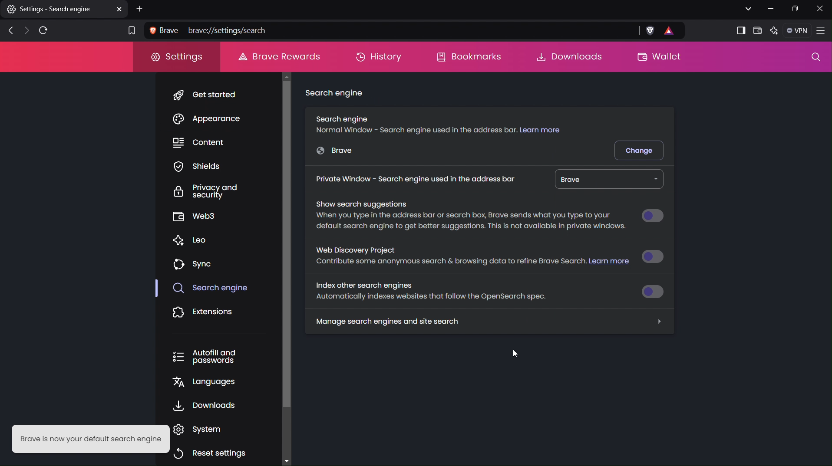 Image resolution: width=832 pixels, height=466 pixels. Describe the element at coordinates (655, 291) in the screenshot. I see `Button` at that location.